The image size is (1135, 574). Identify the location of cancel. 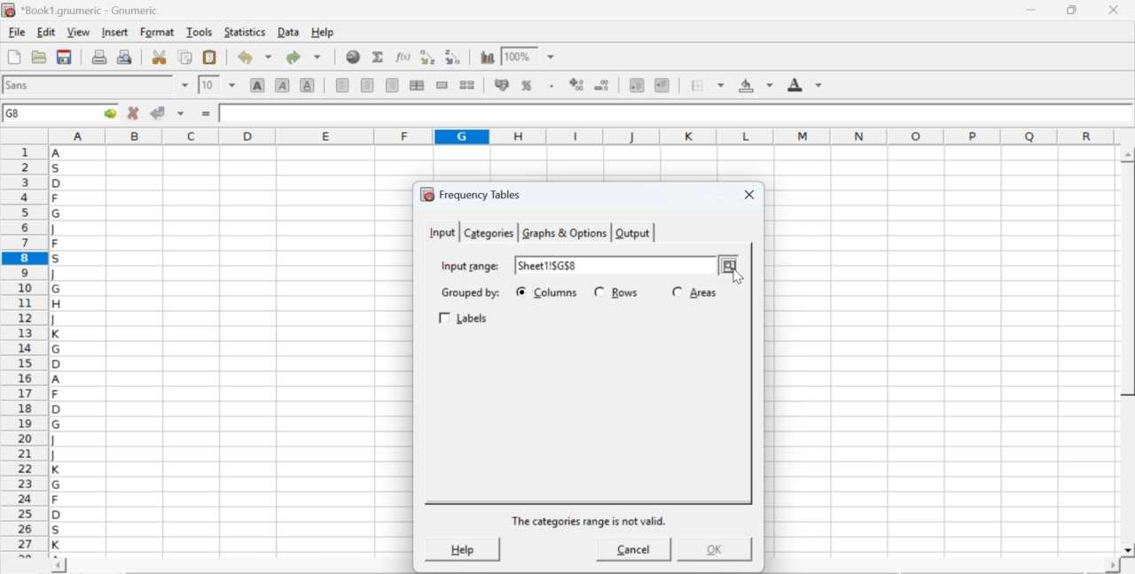
(634, 552).